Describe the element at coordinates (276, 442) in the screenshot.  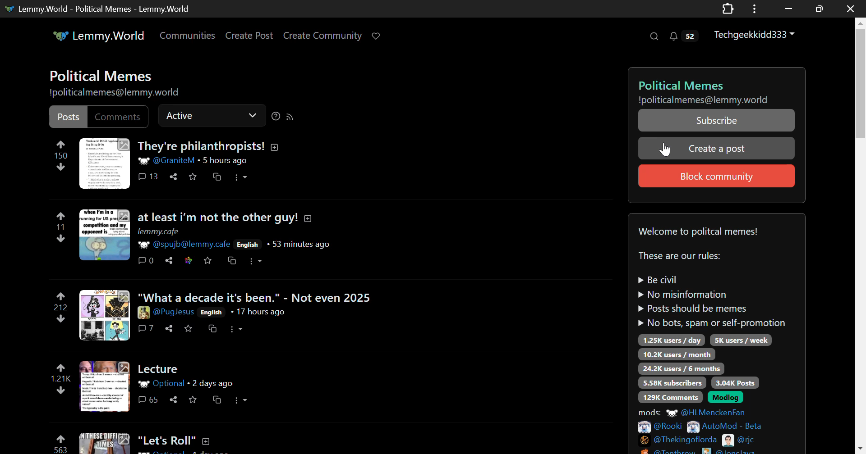
I see `Community Post` at that location.